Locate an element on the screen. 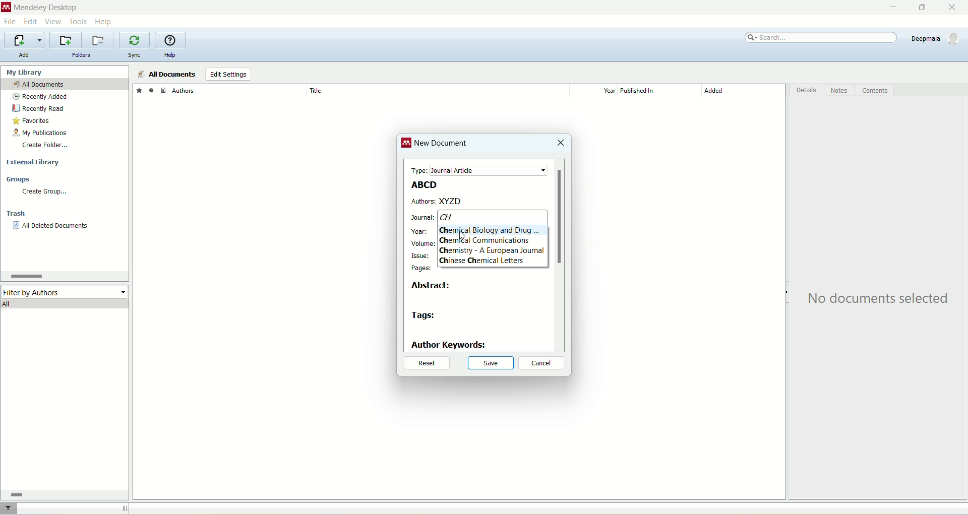  all documents is located at coordinates (65, 85).